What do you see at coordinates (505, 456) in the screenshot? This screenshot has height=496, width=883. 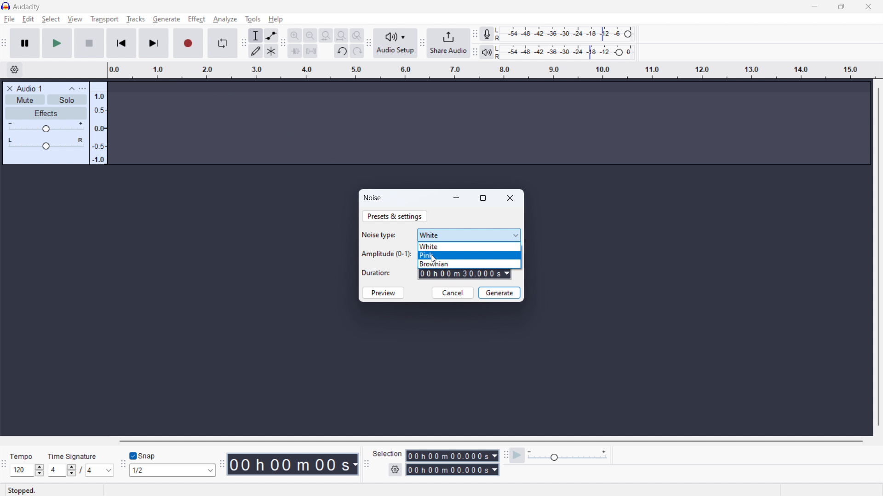 I see `play at speed toolbar` at bounding box center [505, 456].